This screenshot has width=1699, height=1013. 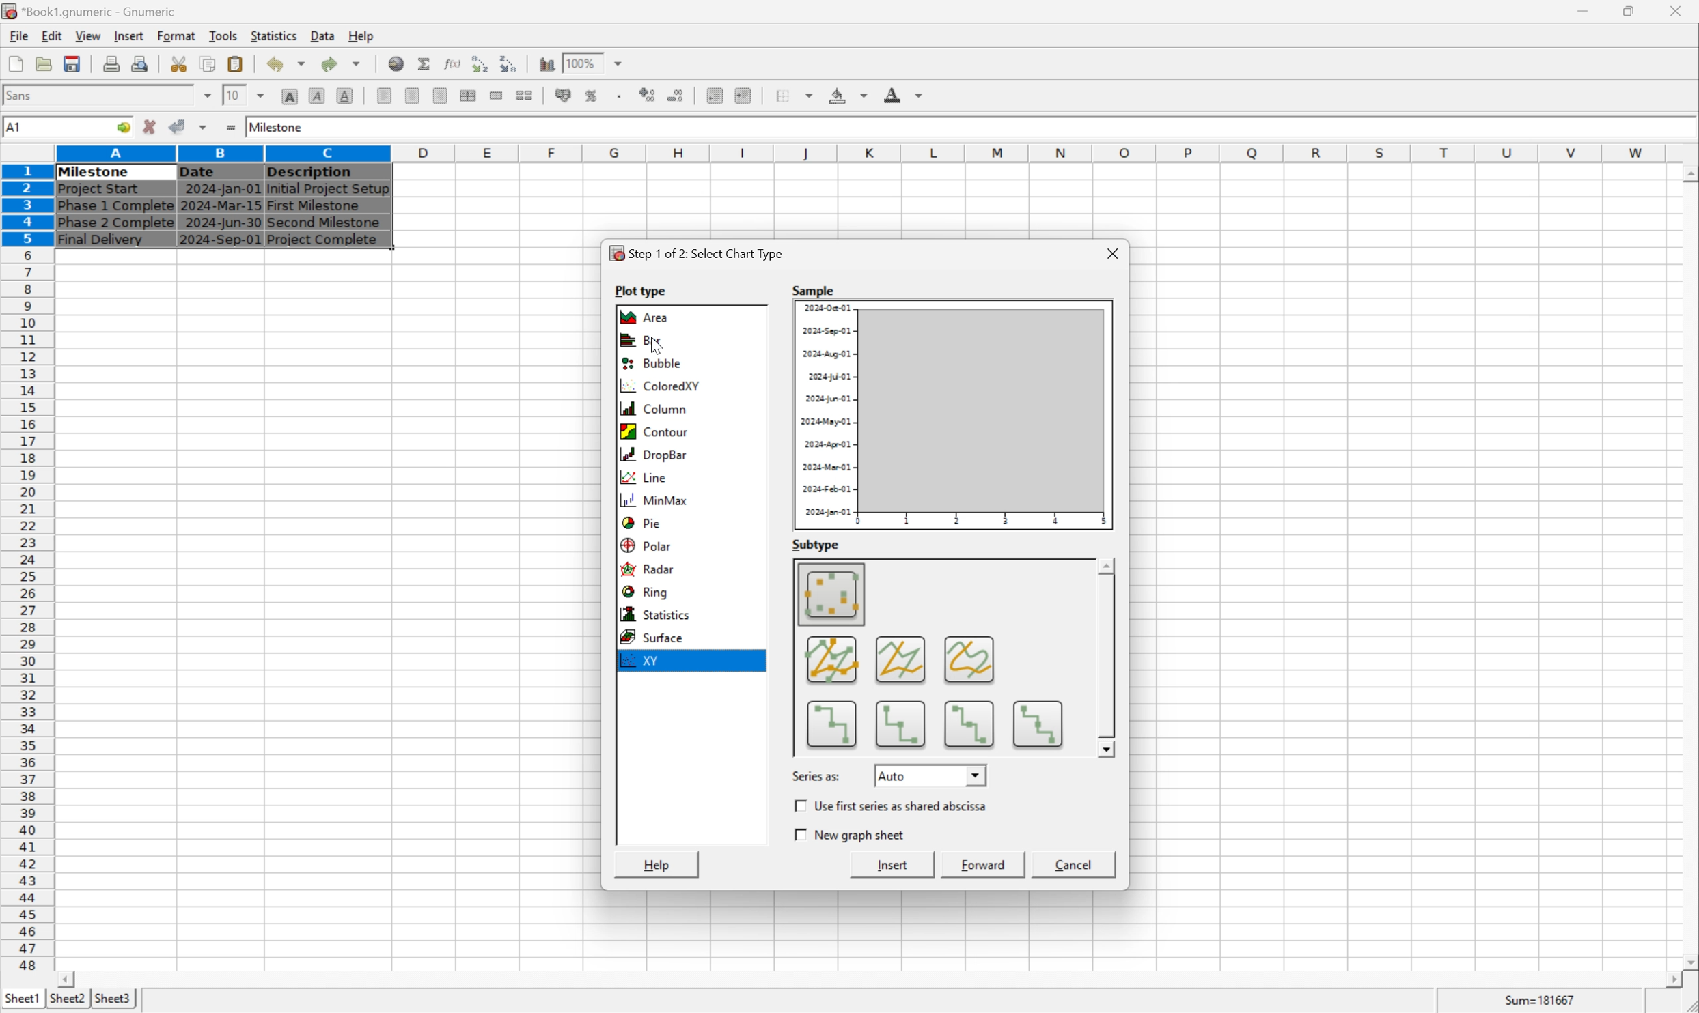 What do you see at coordinates (653, 408) in the screenshot?
I see `column` at bounding box center [653, 408].